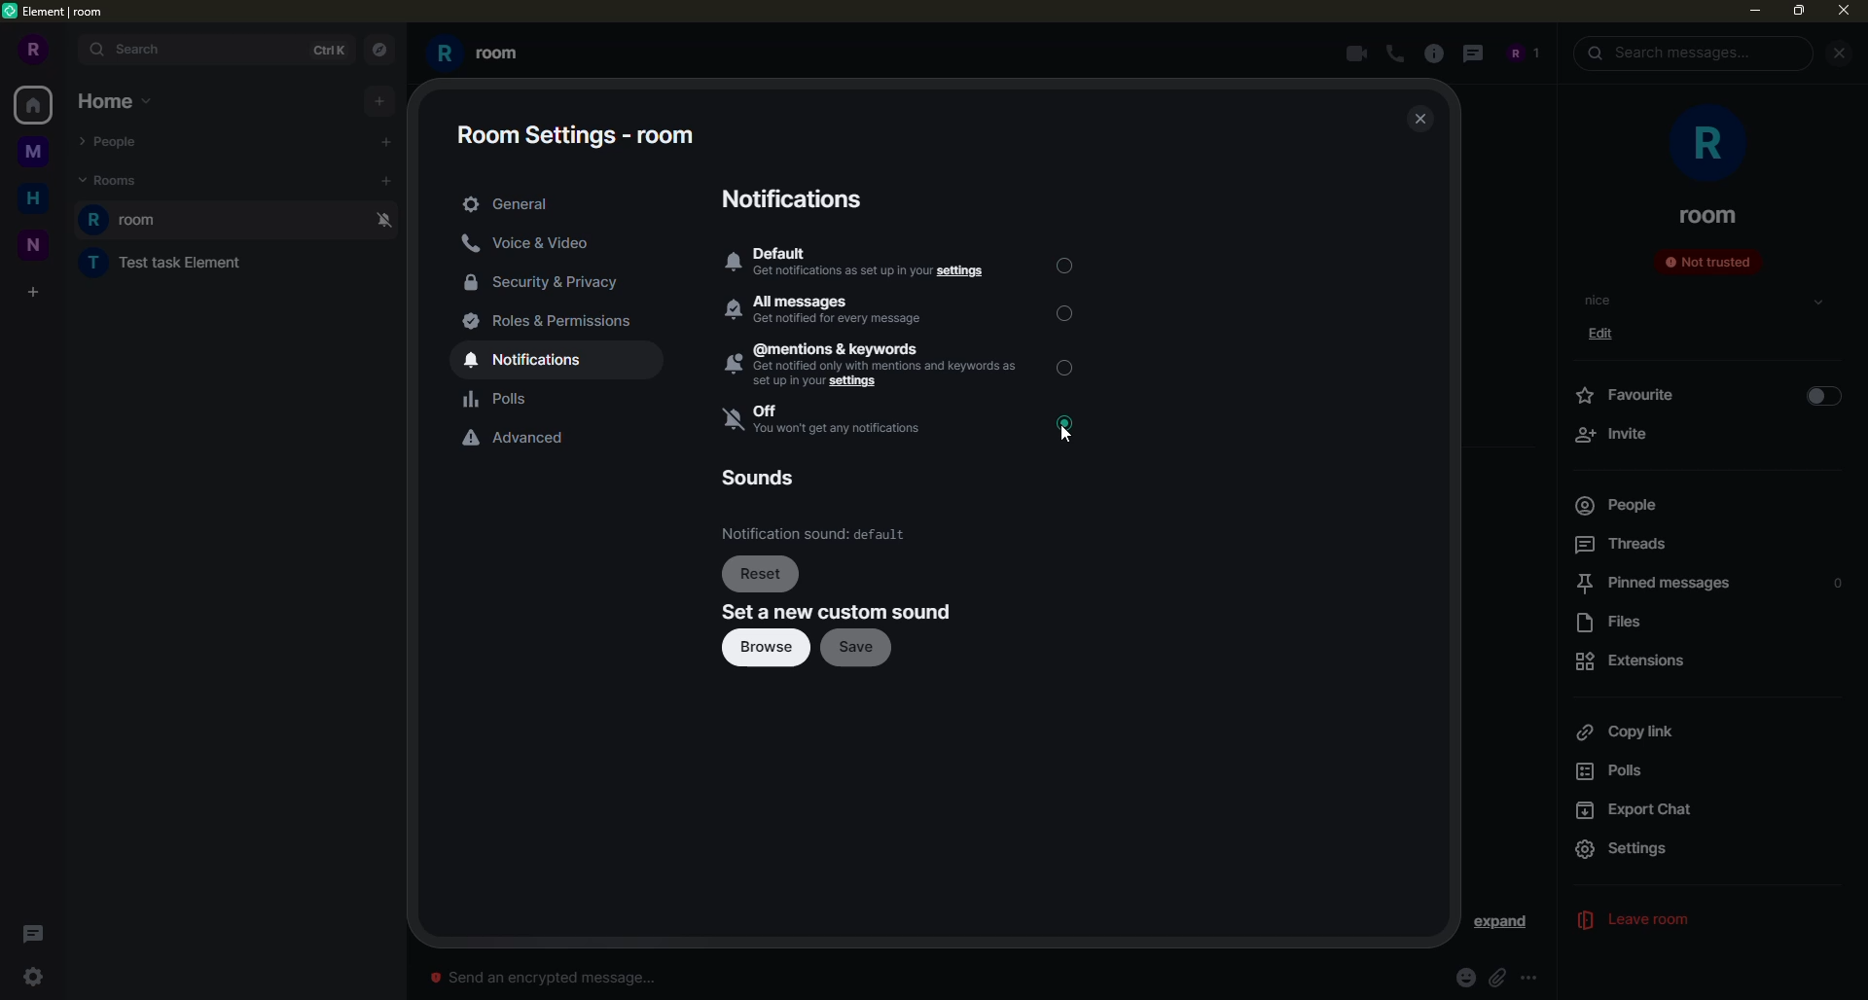 The width and height of the screenshot is (1868, 1000). Describe the element at coordinates (33, 106) in the screenshot. I see `All rooms` at that location.